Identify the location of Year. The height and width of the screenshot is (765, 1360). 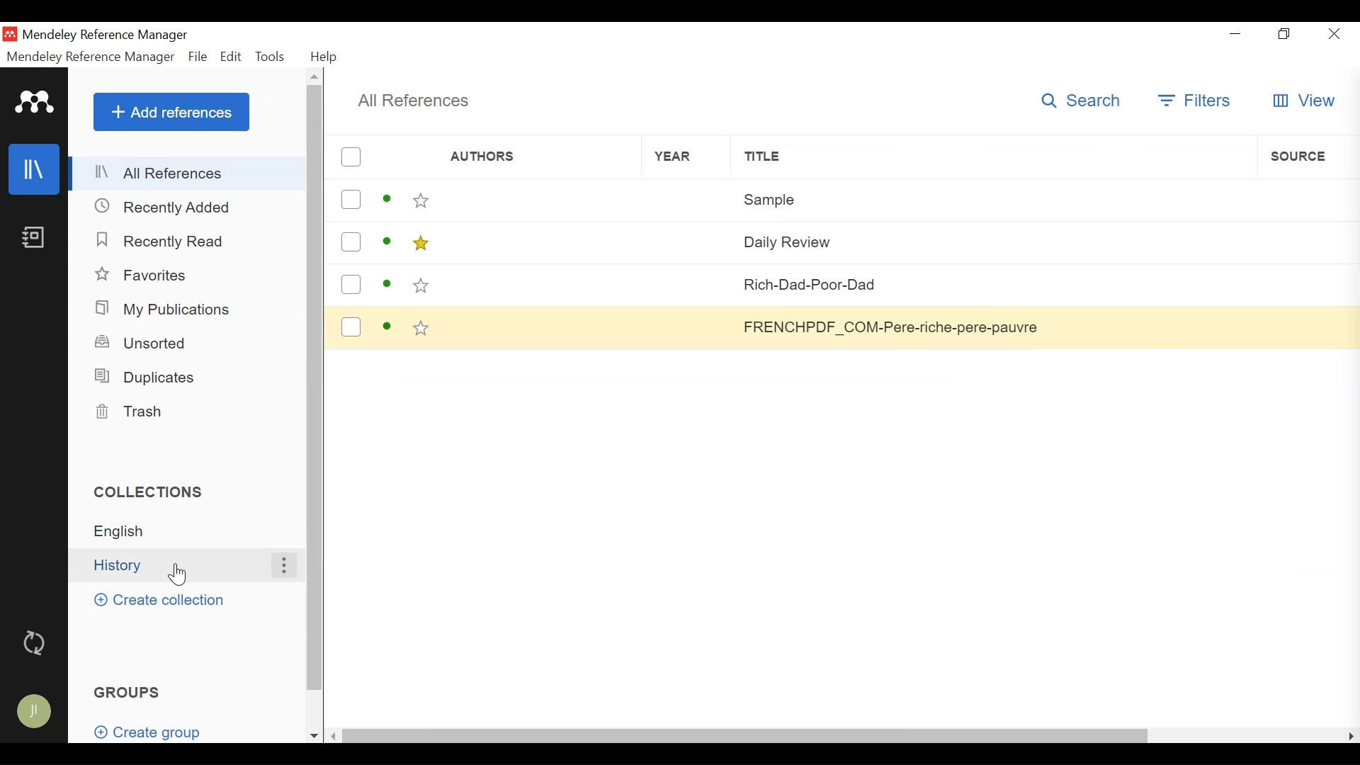
(687, 241).